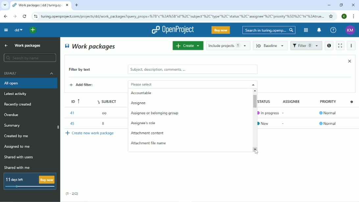 Image resolution: width=359 pixels, height=202 pixels. I want to click on Account, so click(350, 30).